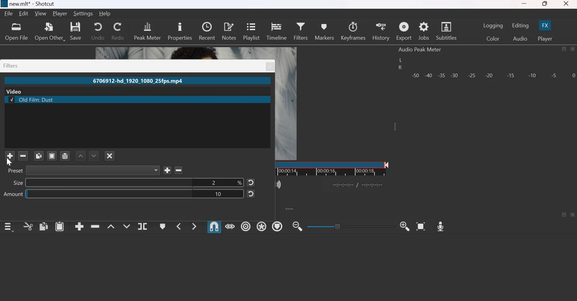 This screenshot has width=577, height=301. Describe the element at coordinates (421, 50) in the screenshot. I see `Audio Peak Meter` at that location.